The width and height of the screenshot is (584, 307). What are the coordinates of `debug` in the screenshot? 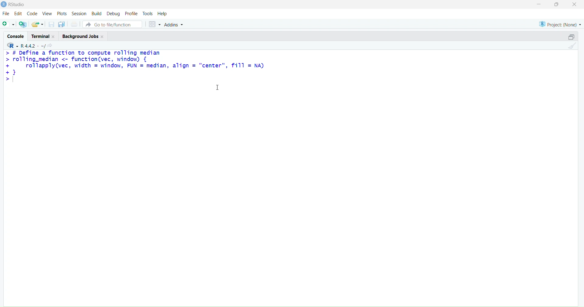 It's located at (113, 14).